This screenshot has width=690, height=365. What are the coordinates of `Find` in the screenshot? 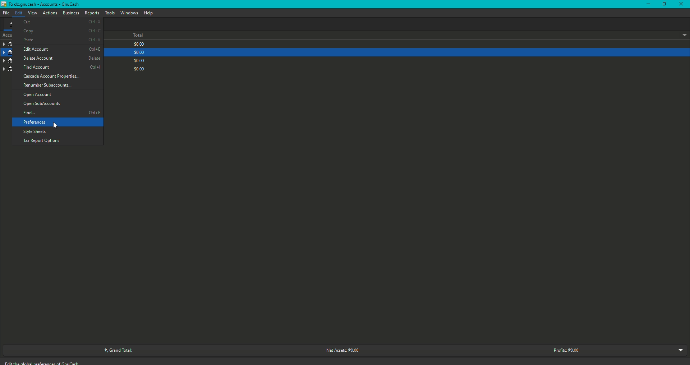 It's located at (61, 113).